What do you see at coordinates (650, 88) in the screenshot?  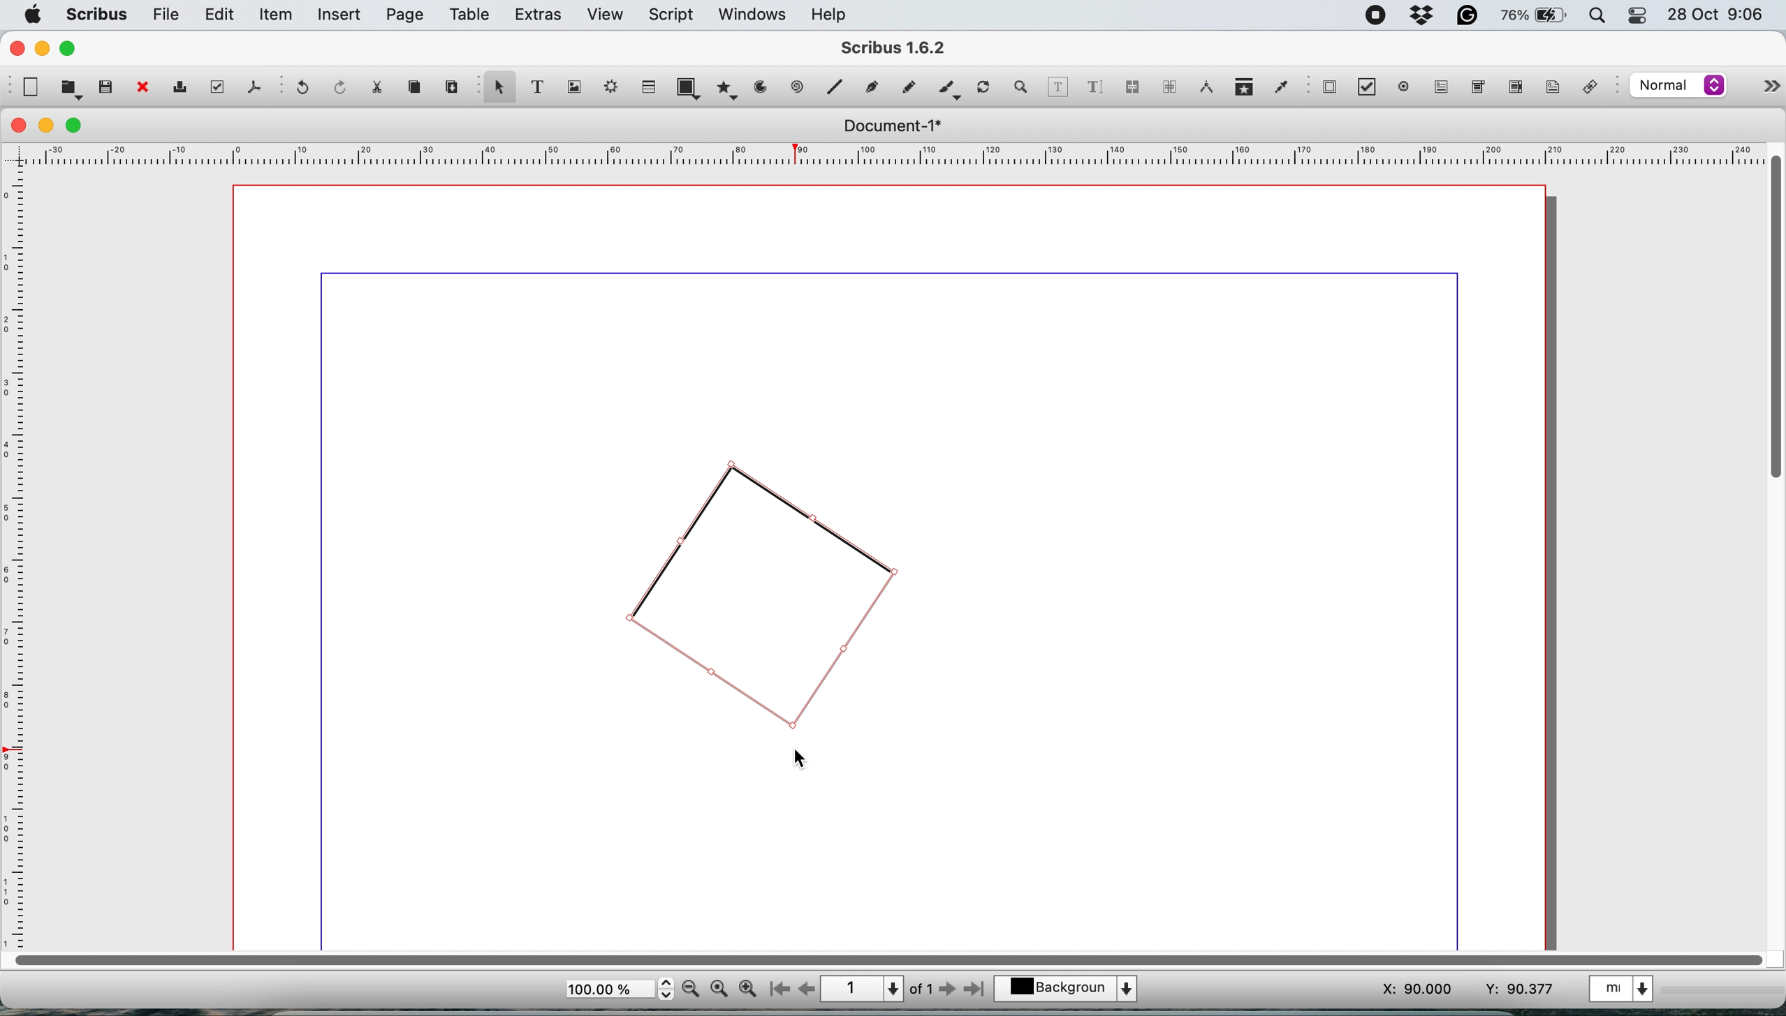 I see `table` at bounding box center [650, 88].